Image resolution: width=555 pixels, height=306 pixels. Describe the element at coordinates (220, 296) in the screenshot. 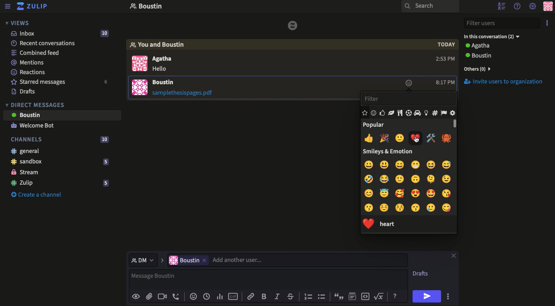

I see `Chart` at that location.